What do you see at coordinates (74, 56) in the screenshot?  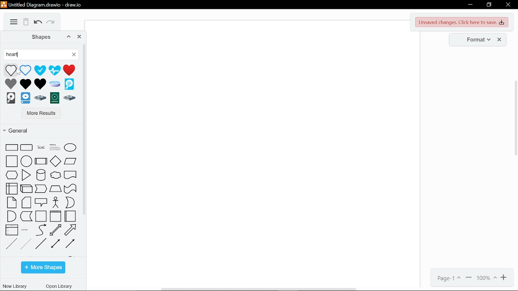 I see `clear` at bounding box center [74, 56].